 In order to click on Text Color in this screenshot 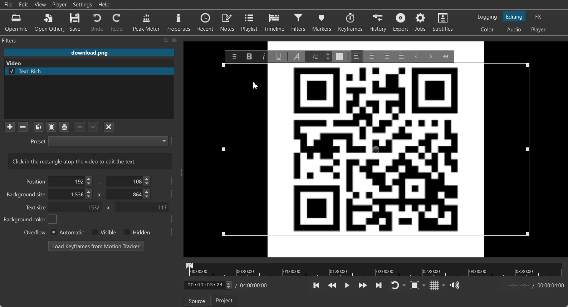, I will do `click(339, 56)`.